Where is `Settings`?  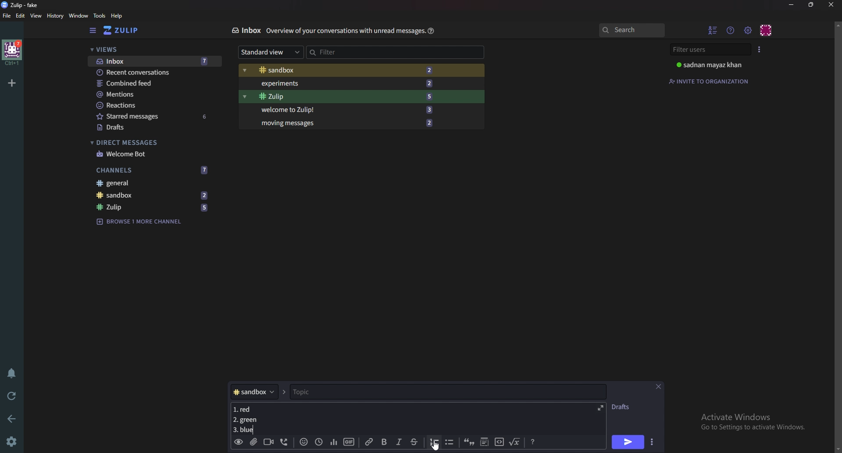
Settings is located at coordinates (13, 441).